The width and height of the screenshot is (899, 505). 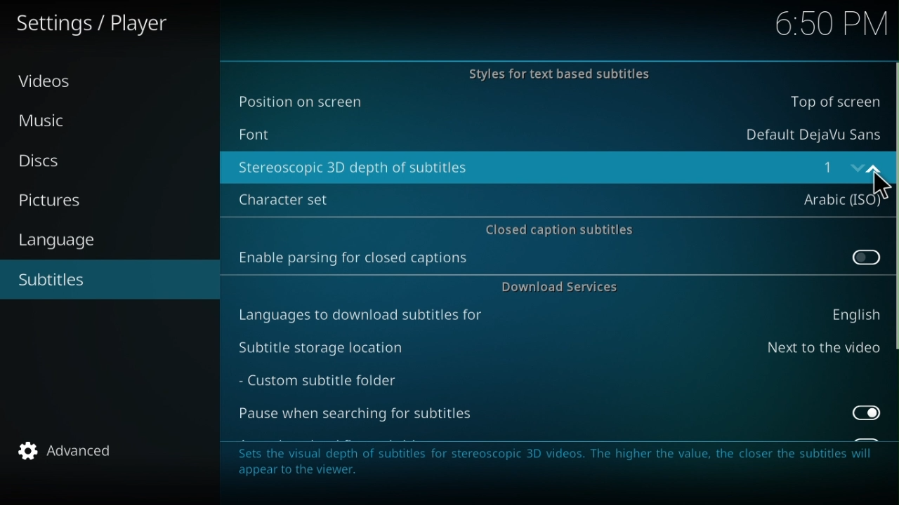 What do you see at coordinates (71, 453) in the screenshot?
I see `Advanced` at bounding box center [71, 453].